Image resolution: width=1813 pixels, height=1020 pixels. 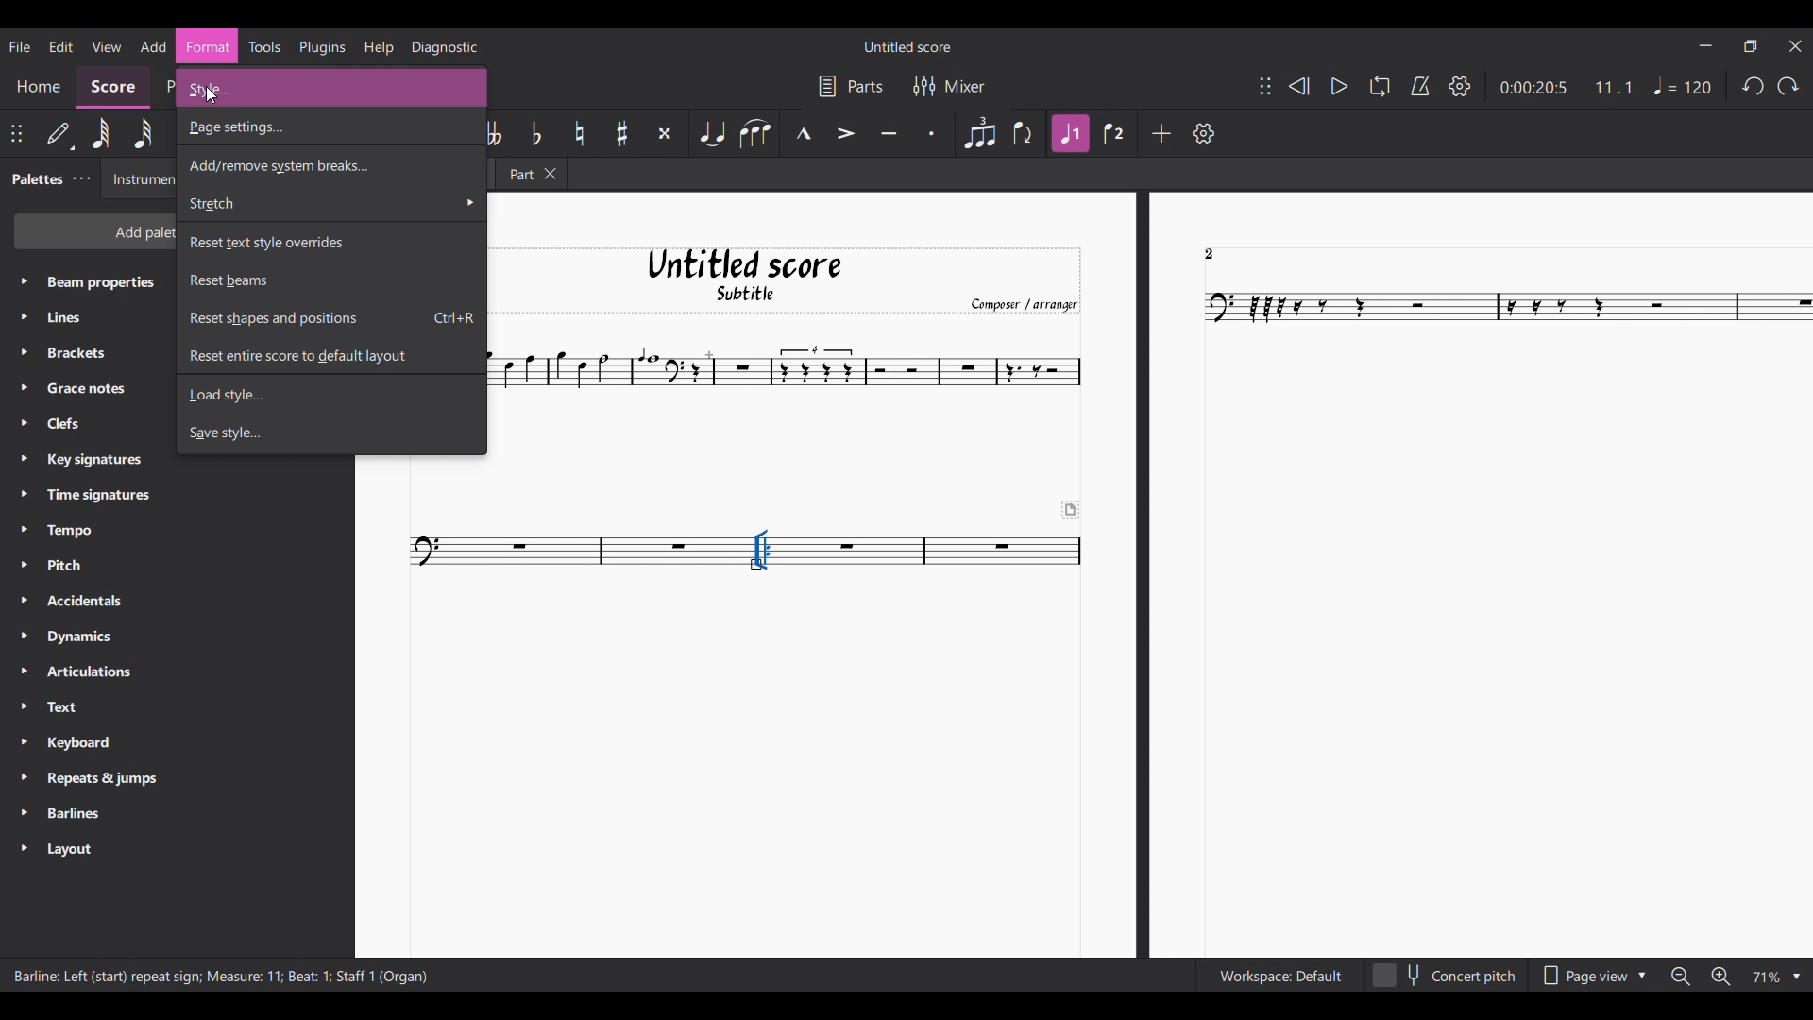 I want to click on Palette tab, current selection, so click(x=33, y=179).